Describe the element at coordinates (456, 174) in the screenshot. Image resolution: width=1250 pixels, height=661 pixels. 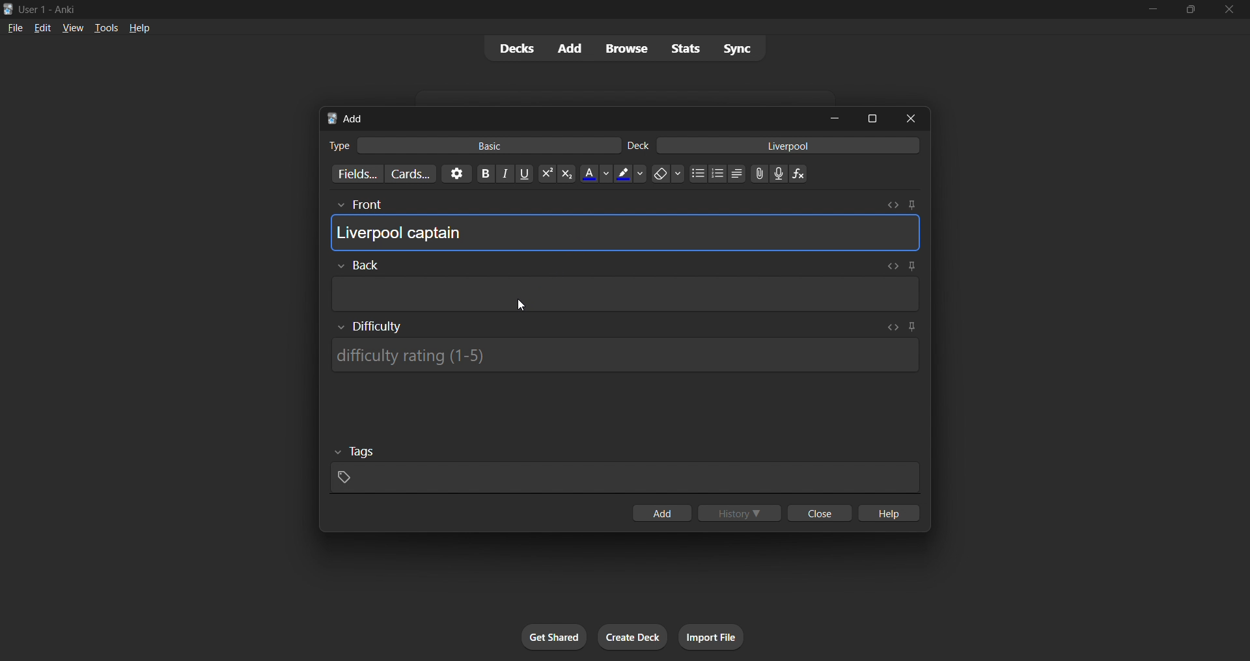
I see `options` at that location.